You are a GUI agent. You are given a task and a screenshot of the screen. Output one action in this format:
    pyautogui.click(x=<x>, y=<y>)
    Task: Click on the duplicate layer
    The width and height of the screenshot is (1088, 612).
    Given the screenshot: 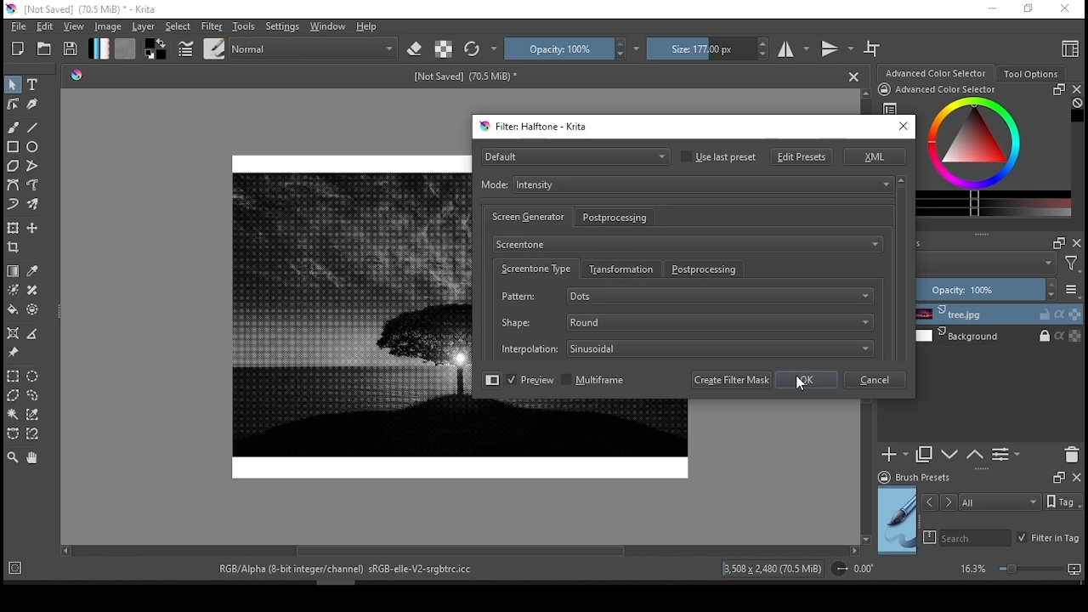 What is the action you would take?
    pyautogui.click(x=924, y=456)
    